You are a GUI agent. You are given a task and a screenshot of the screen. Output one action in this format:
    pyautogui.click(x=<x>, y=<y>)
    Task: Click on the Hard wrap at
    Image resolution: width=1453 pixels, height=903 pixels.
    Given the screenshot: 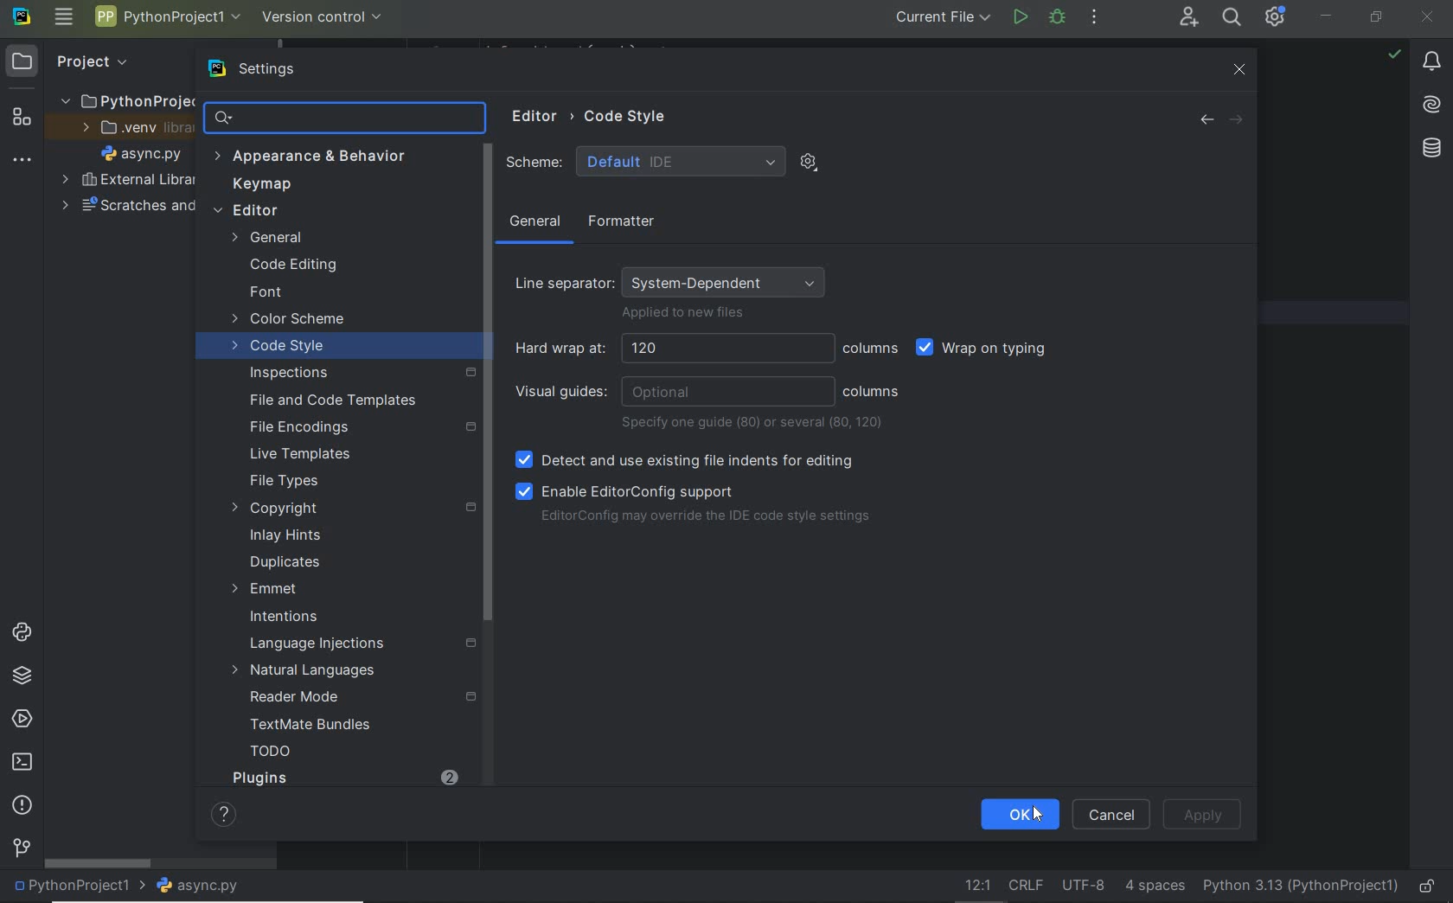 What is the action you would take?
    pyautogui.click(x=669, y=349)
    